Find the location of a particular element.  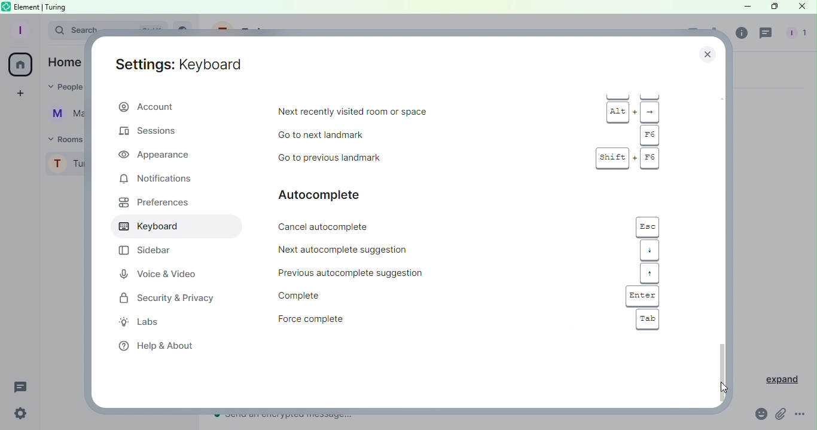

Previous autocomplete suggestions is located at coordinates (364, 274).